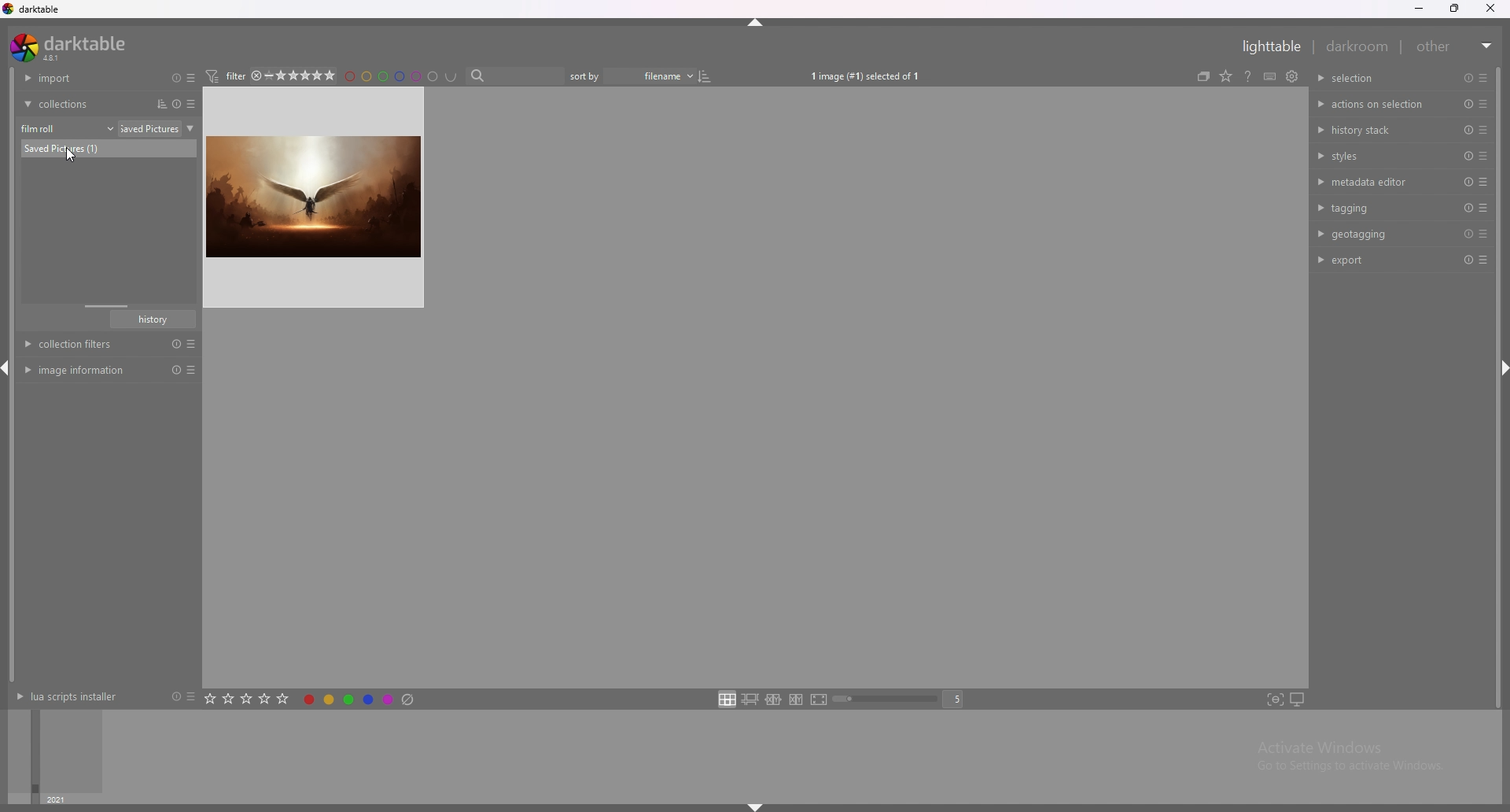 This screenshot has height=812, width=1510. What do you see at coordinates (1268, 76) in the screenshot?
I see `online help` at bounding box center [1268, 76].